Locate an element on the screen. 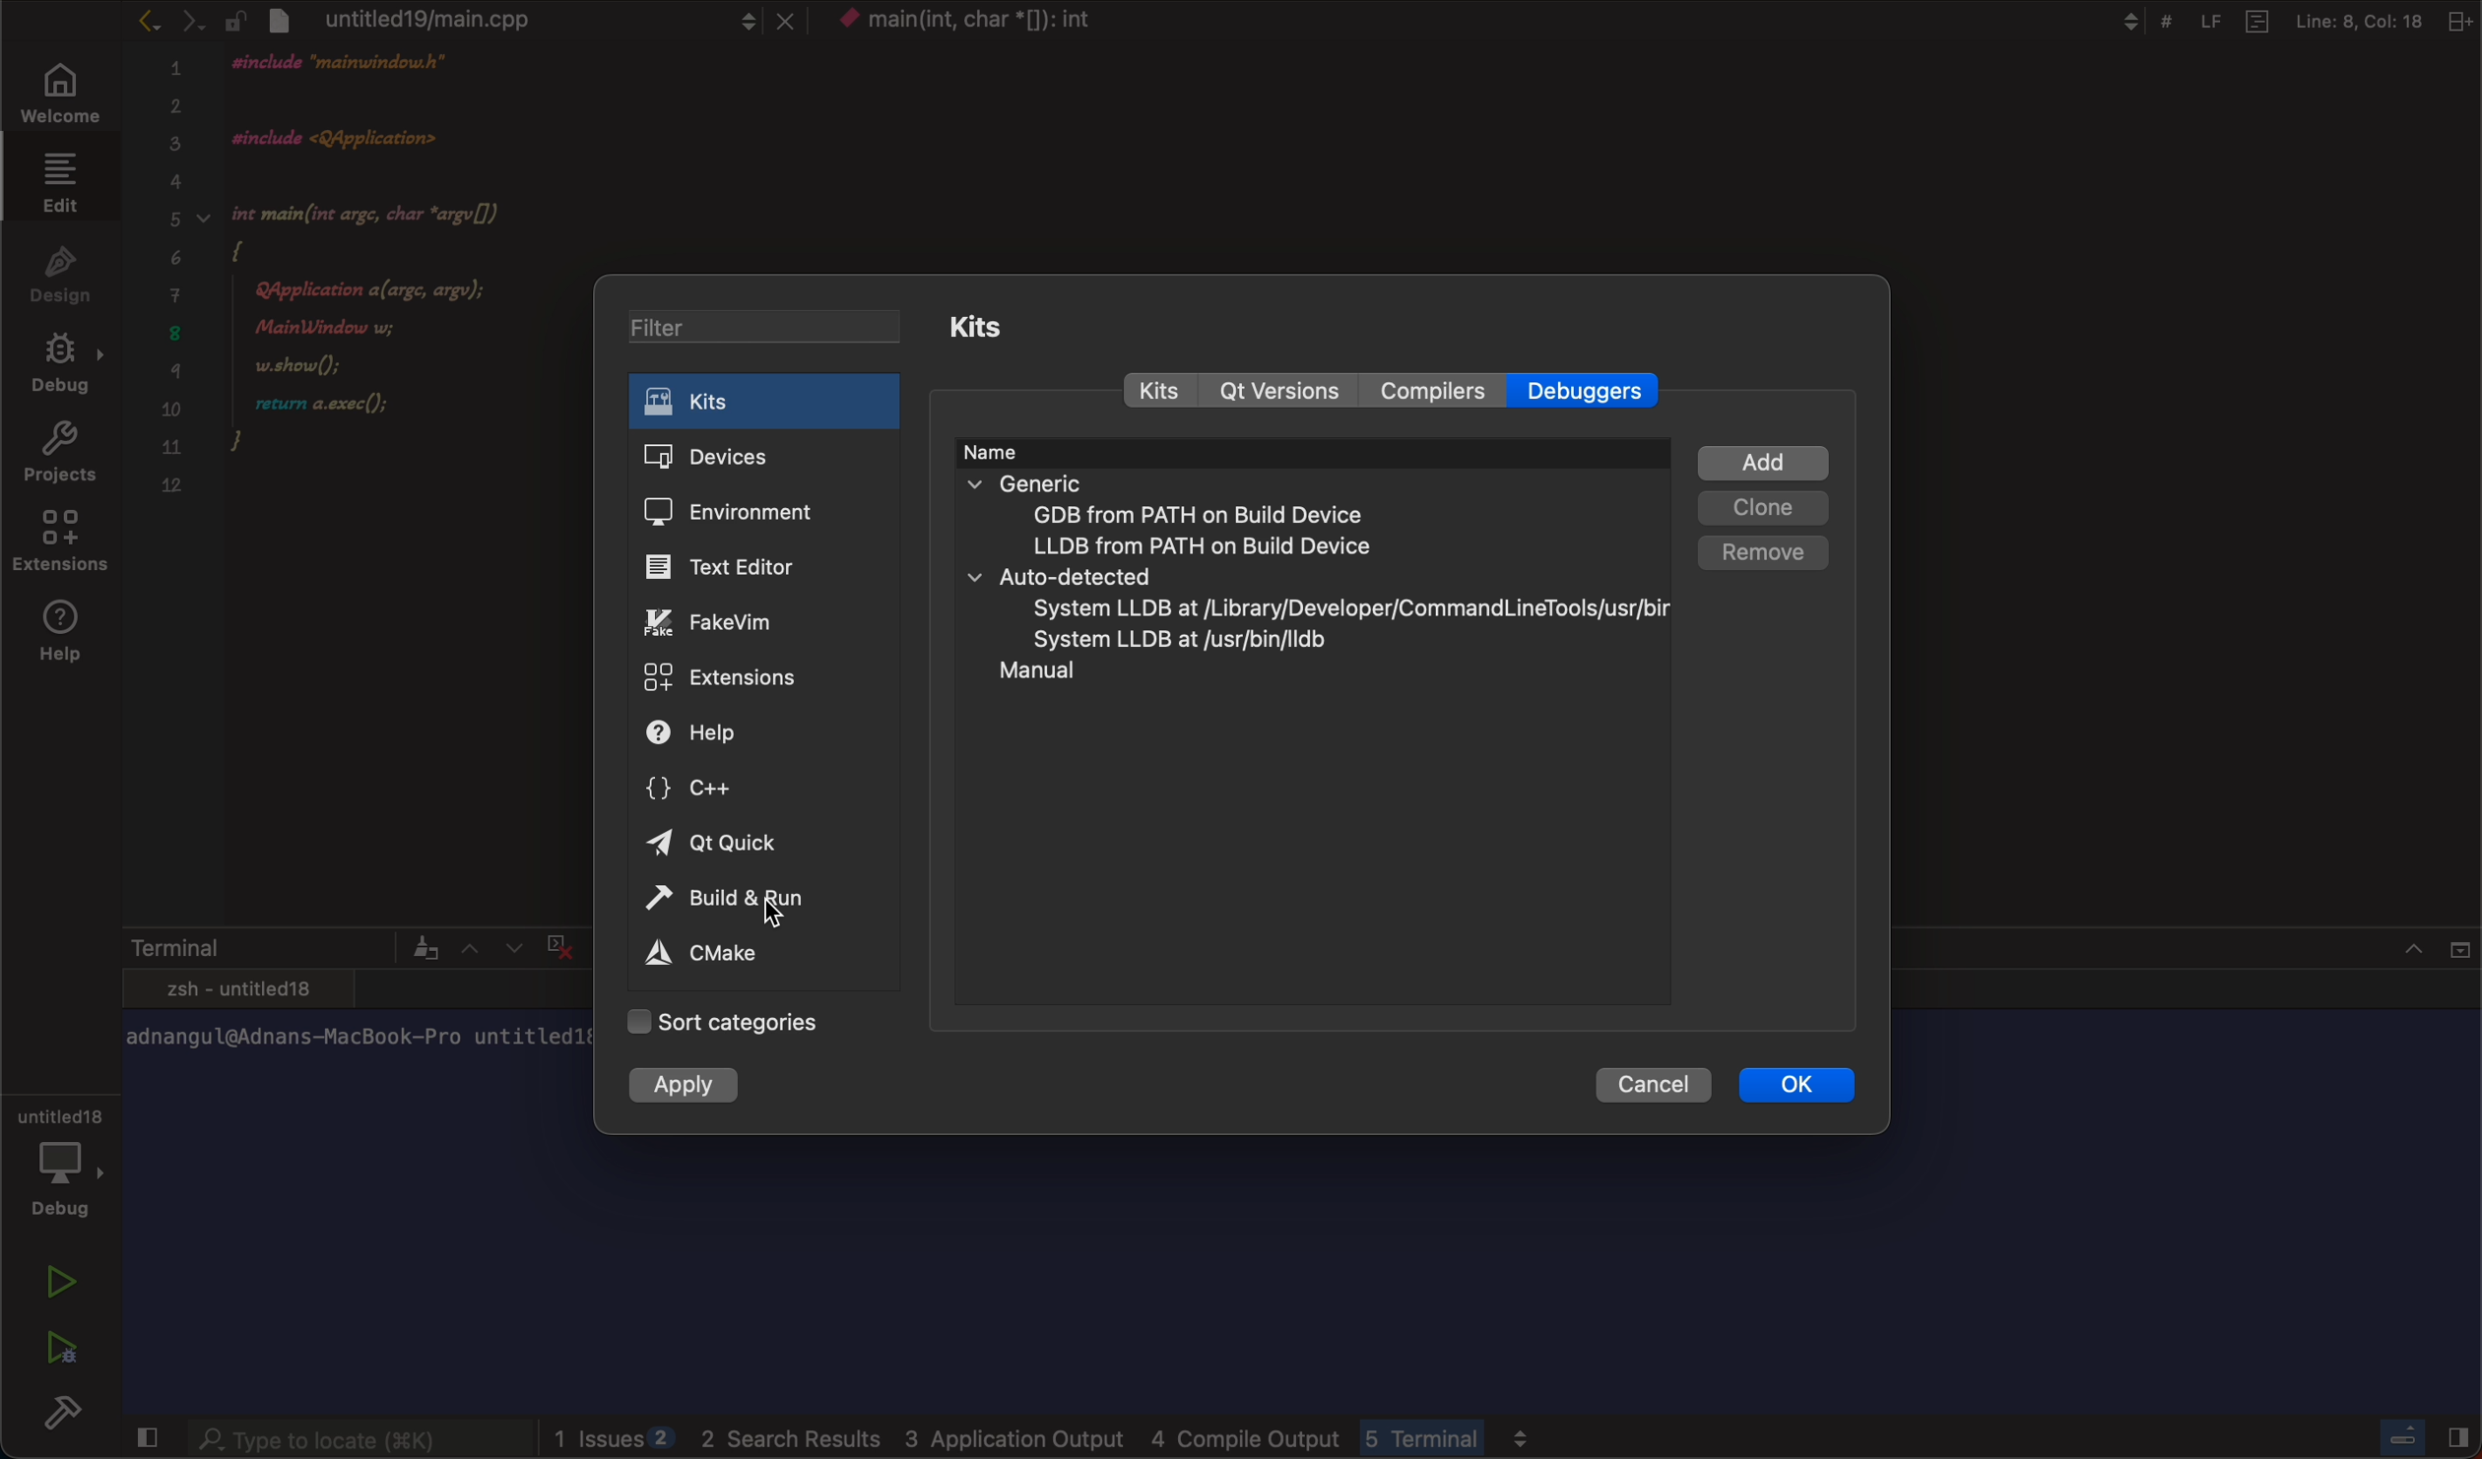 The width and height of the screenshot is (2482, 1459). arrows is located at coordinates (159, 24).